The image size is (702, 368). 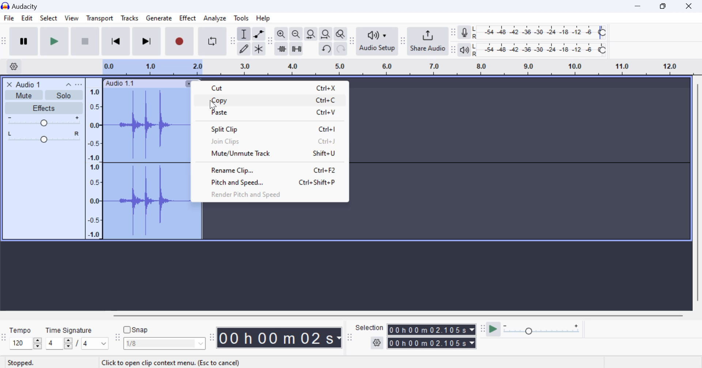 What do you see at coordinates (86, 41) in the screenshot?
I see `Stop` at bounding box center [86, 41].